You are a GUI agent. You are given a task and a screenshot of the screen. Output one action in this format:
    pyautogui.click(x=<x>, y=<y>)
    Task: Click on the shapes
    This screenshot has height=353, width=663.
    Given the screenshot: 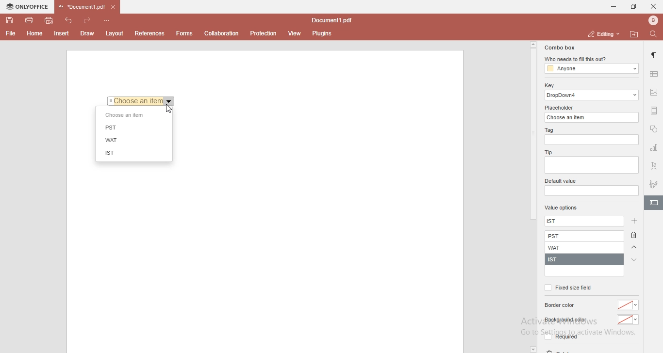 What is the action you would take?
    pyautogui.click(x=654, y=130)
    